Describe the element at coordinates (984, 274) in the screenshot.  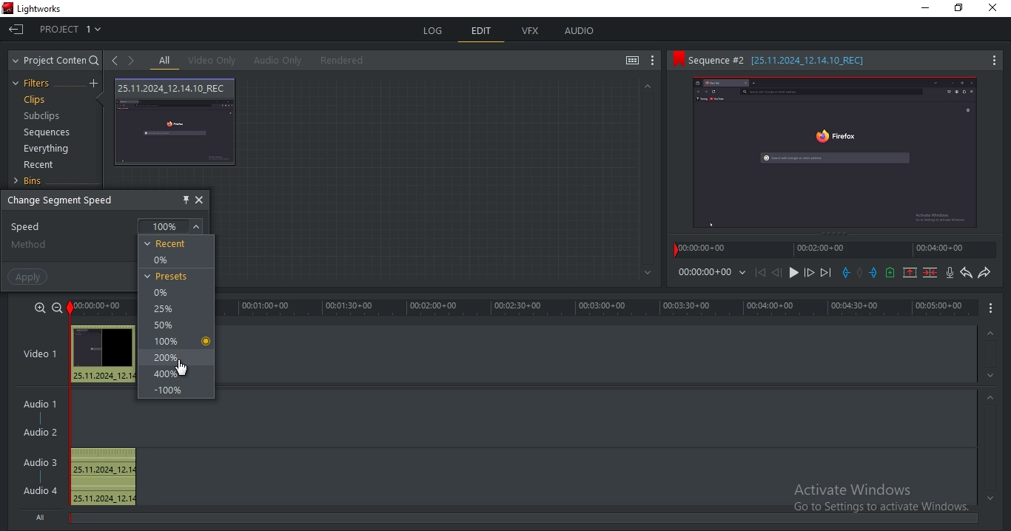
I see `redo` at that location.